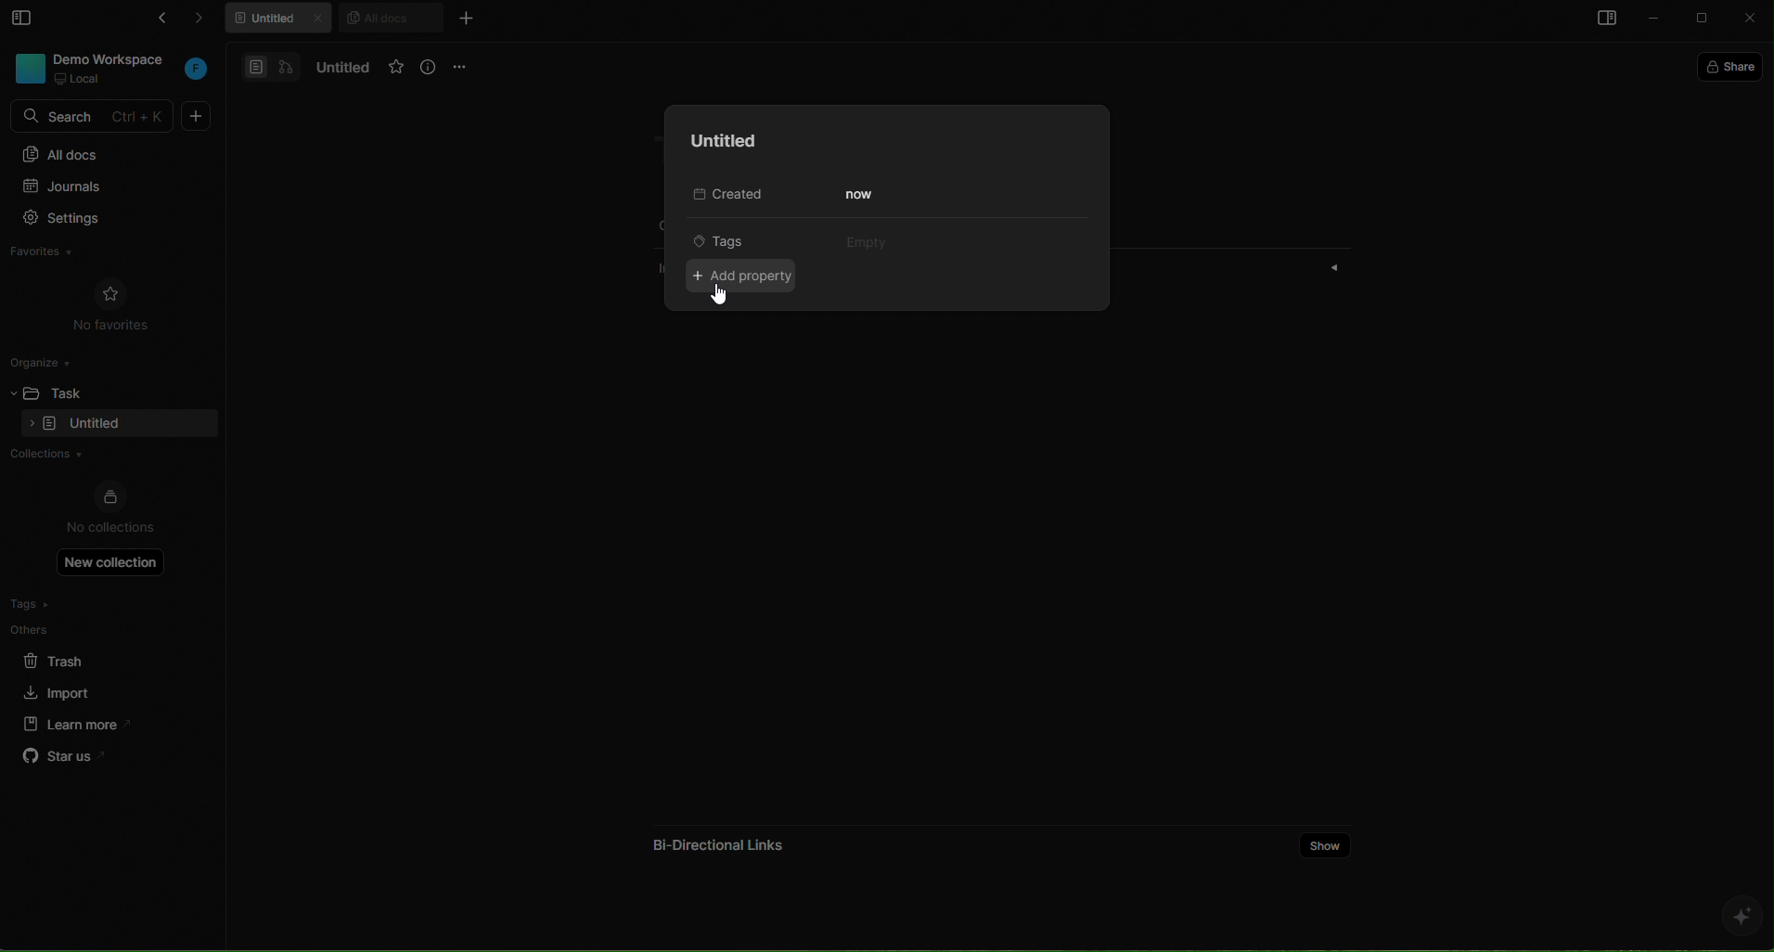 The height and width of the screenshot is (952, 1774). Describe the element at coordinates (1655, 19) in the screenshot. I see `minimize` at that location.